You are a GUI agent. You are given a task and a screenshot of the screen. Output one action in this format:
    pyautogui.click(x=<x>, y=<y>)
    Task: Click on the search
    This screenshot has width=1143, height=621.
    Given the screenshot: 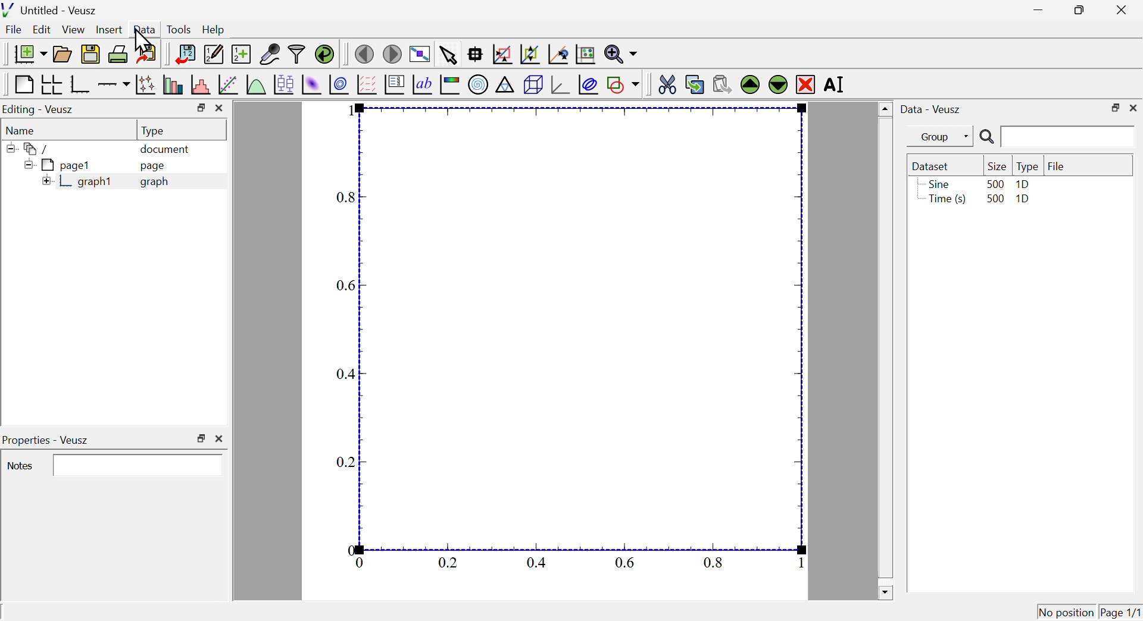 What is the action you would take?
    pyautogui.click(x=1054, y=137)
    